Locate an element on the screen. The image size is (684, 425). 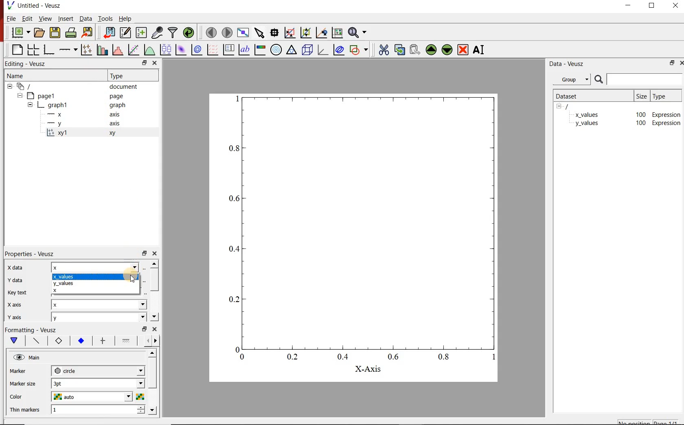
rename the selected widget is located at coordinates (480, 51).